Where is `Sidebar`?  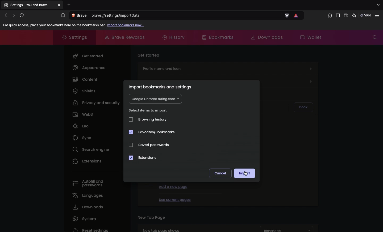 Sidebar is located at coordinates (338, 16).